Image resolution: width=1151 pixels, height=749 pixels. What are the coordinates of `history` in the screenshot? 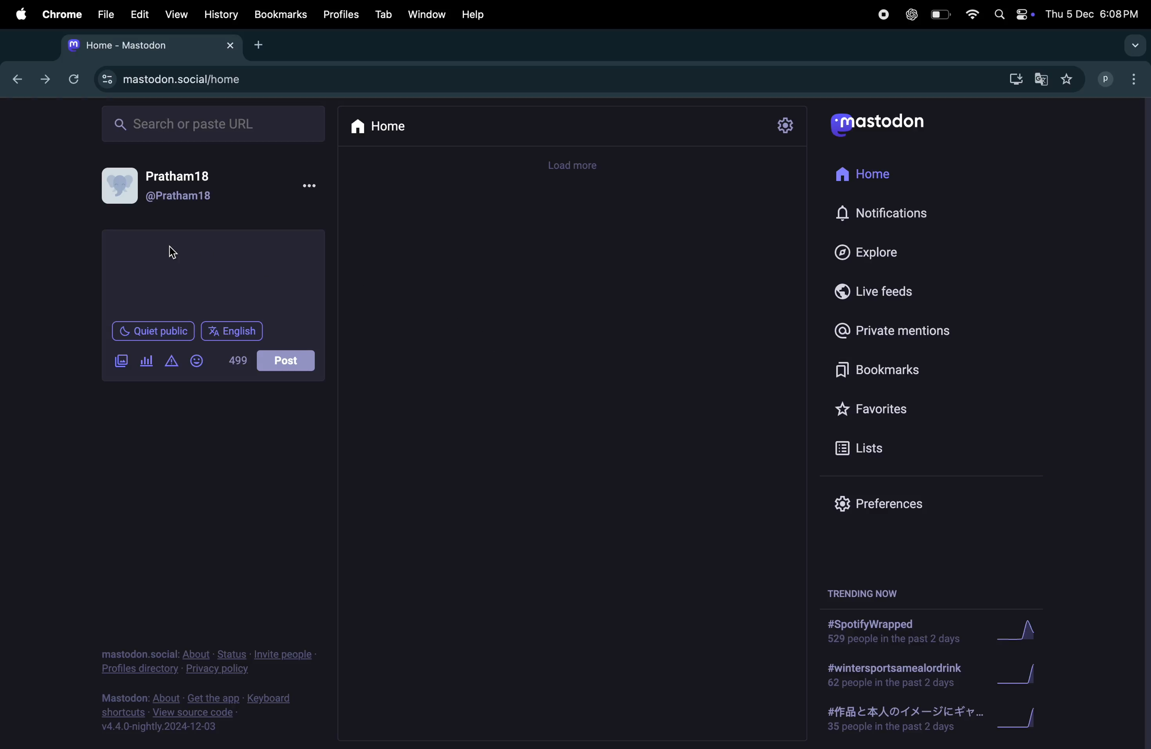 It's located at (222, 15).